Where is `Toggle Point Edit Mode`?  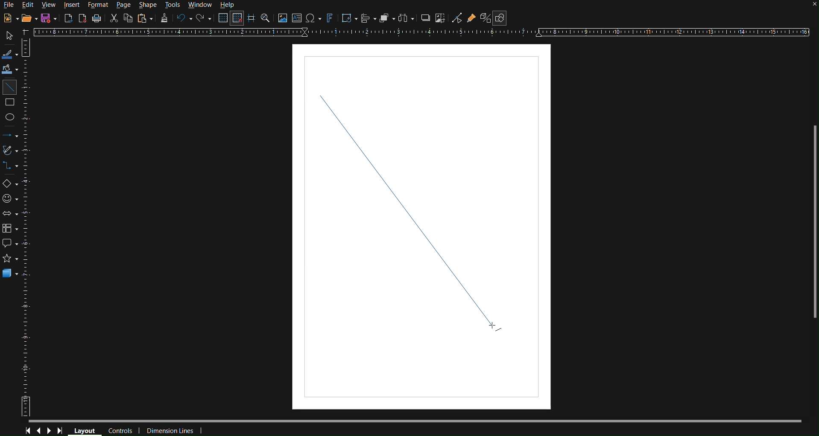
Toggle Point Edit Mode is located at coordinates (457, 17).